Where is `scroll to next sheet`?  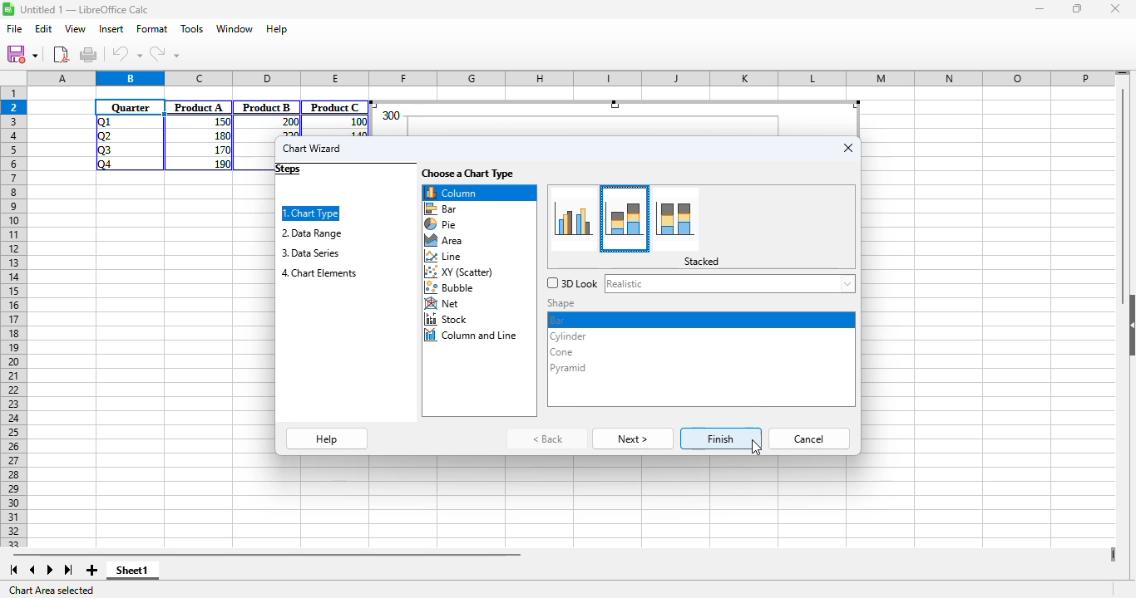
scroll to next sheet is located at coordinates (50, 570).